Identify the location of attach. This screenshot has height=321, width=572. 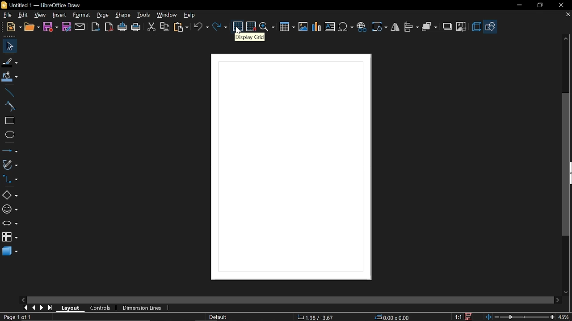
(80, 27).